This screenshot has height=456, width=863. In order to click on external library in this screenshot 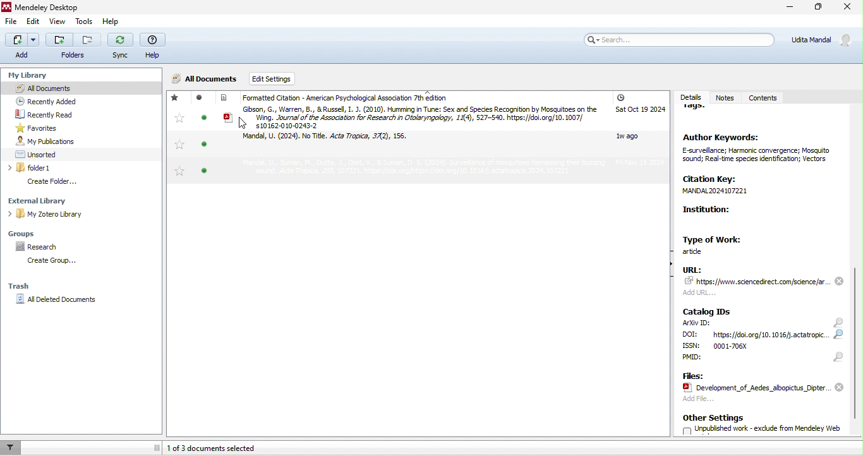, I will do `click(68, 200)`.